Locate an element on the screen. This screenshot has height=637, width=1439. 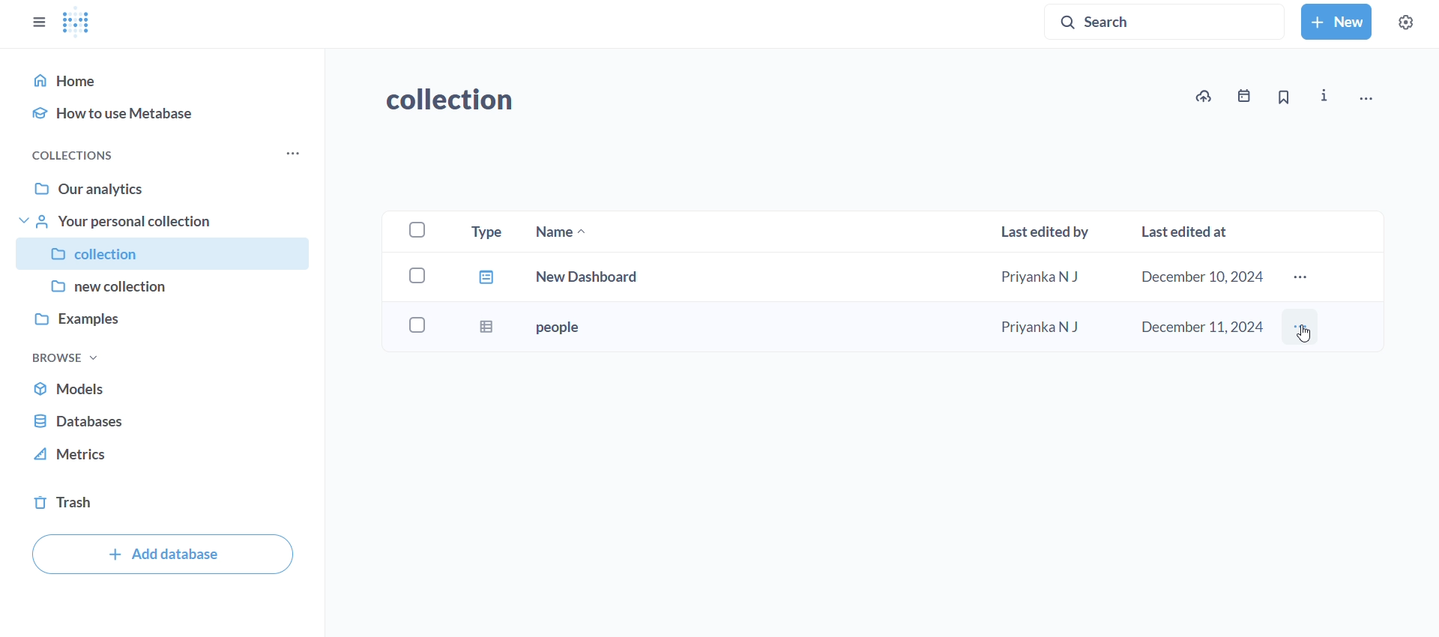
Priyanka N J is located at coordinates (1041, 326).